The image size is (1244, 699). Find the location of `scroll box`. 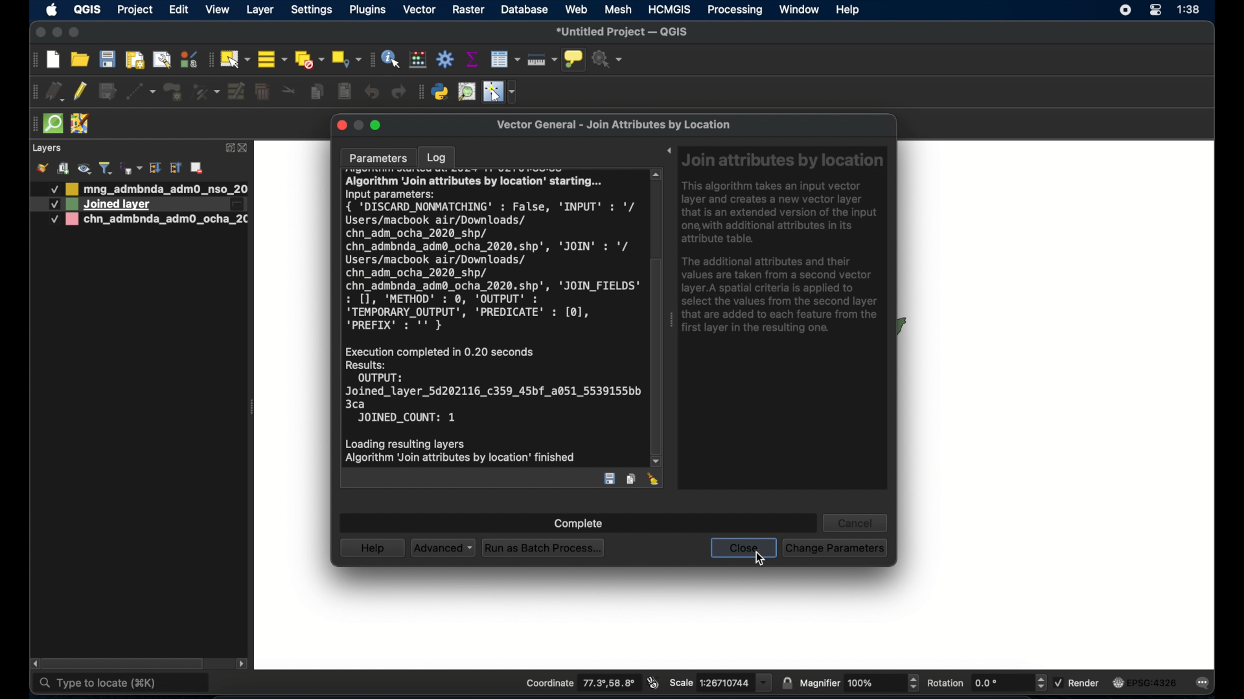

scroll box is located at coordinates (126, 663).